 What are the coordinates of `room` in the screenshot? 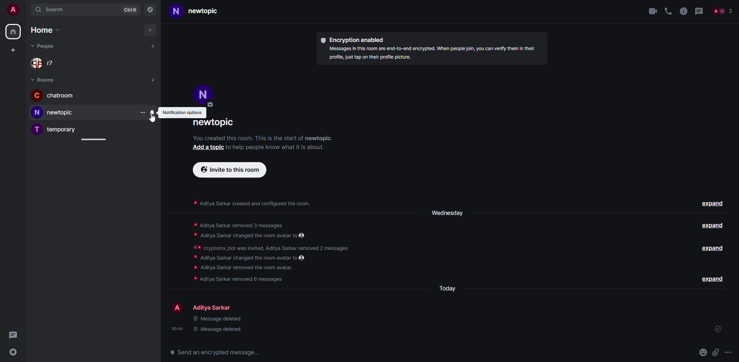 It's located at (54, 112).